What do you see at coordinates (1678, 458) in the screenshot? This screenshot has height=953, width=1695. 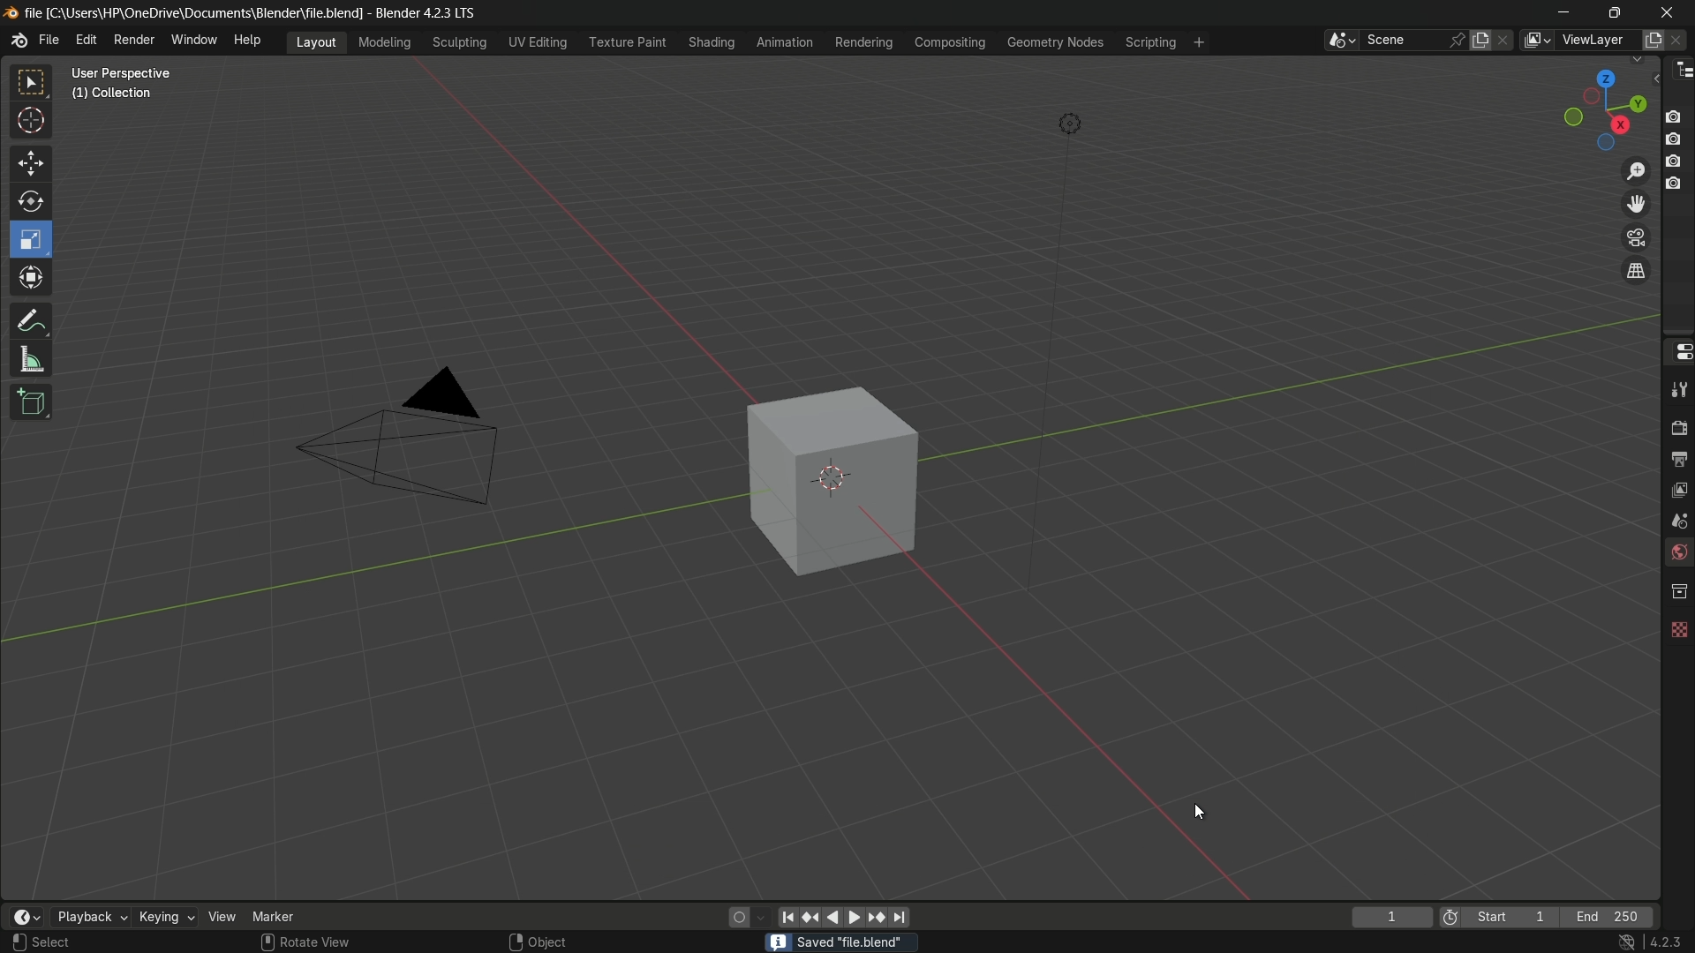 I see `output` at bounding box center [1678, 458].